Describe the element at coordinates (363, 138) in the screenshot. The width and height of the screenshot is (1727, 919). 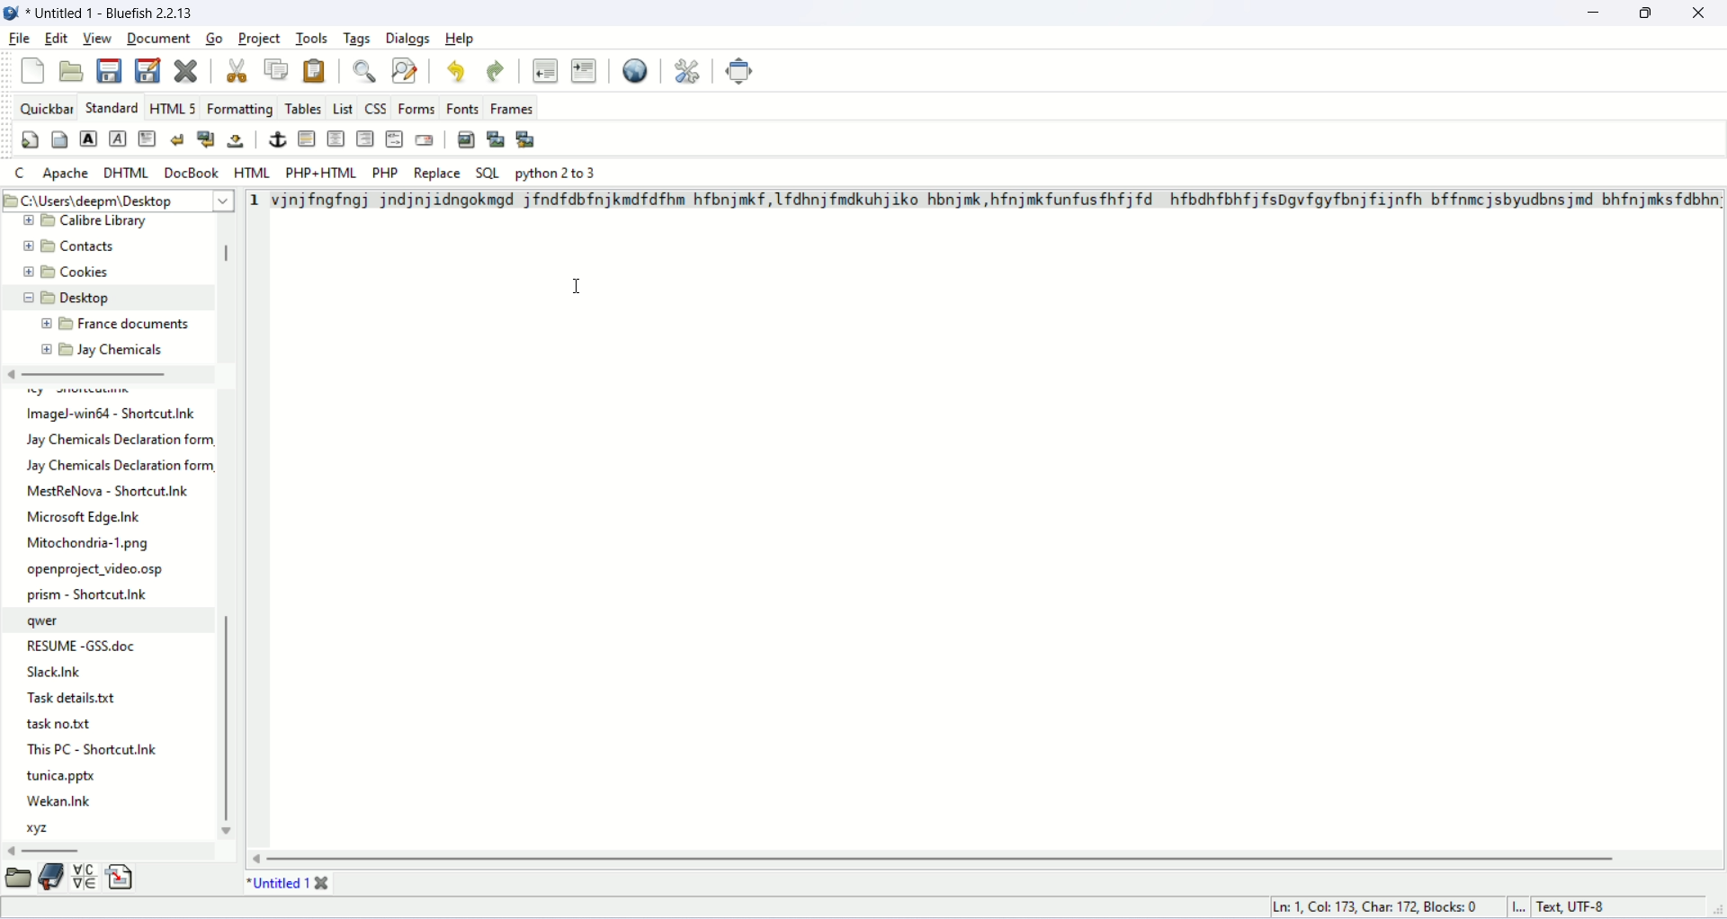
I see `Right justify` at that location.